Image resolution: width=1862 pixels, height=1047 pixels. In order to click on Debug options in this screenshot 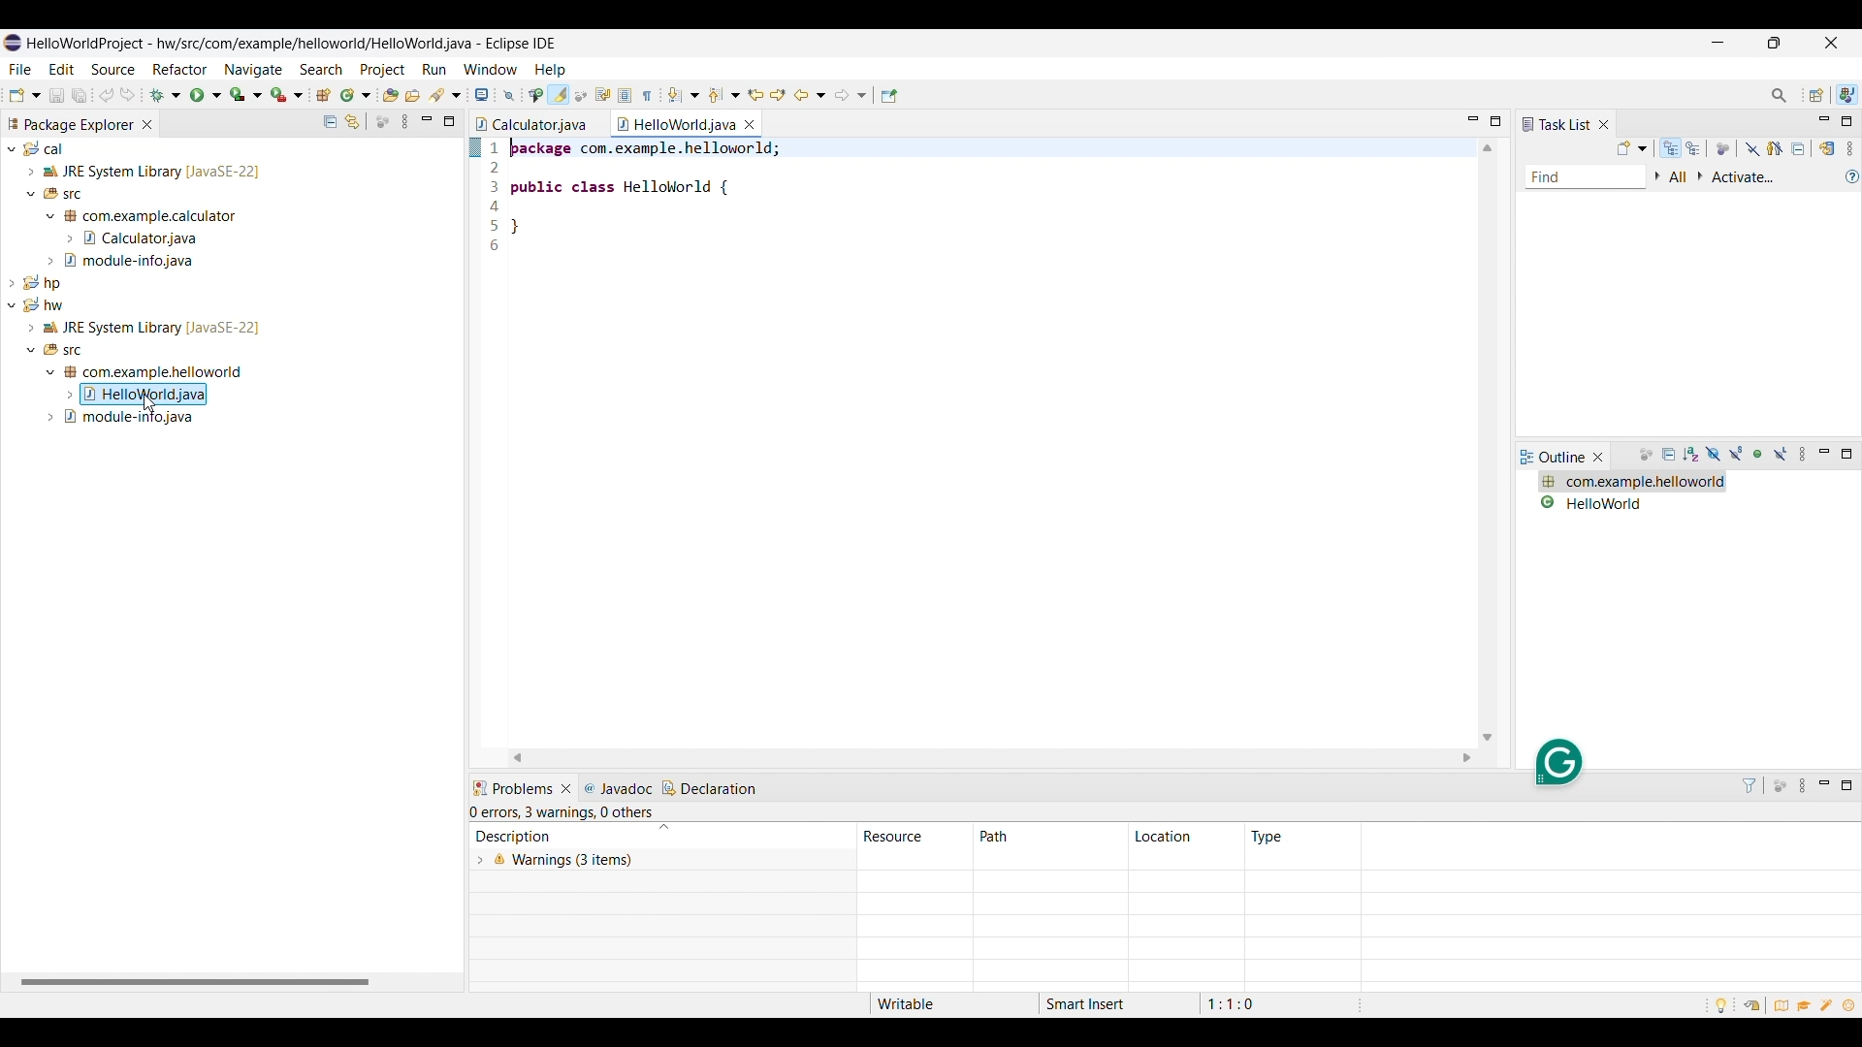, I will do `click(165, 95)`.